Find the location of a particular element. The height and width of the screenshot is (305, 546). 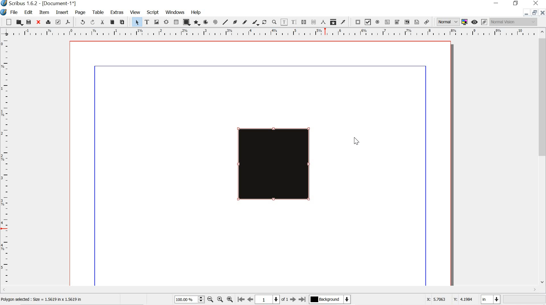

file is located at coordinates (15, 12).